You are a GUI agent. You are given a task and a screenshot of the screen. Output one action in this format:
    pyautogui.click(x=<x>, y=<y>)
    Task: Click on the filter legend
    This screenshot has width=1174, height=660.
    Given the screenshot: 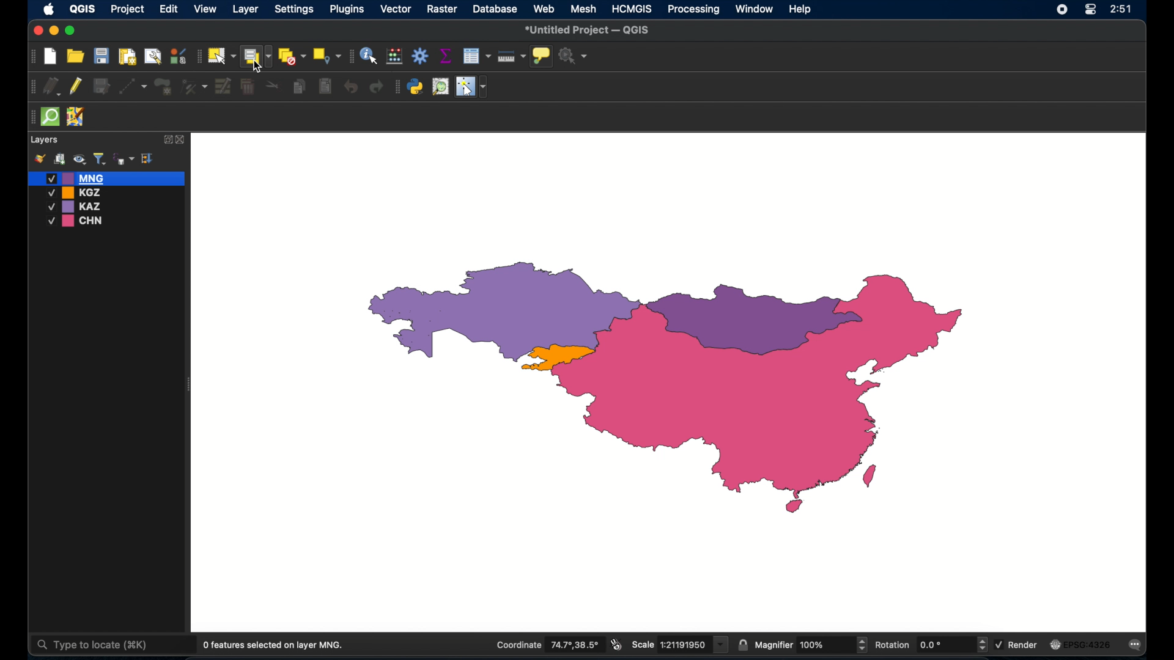 What is the action you would take?
    pyautogui.click(x=99, y=159)
    